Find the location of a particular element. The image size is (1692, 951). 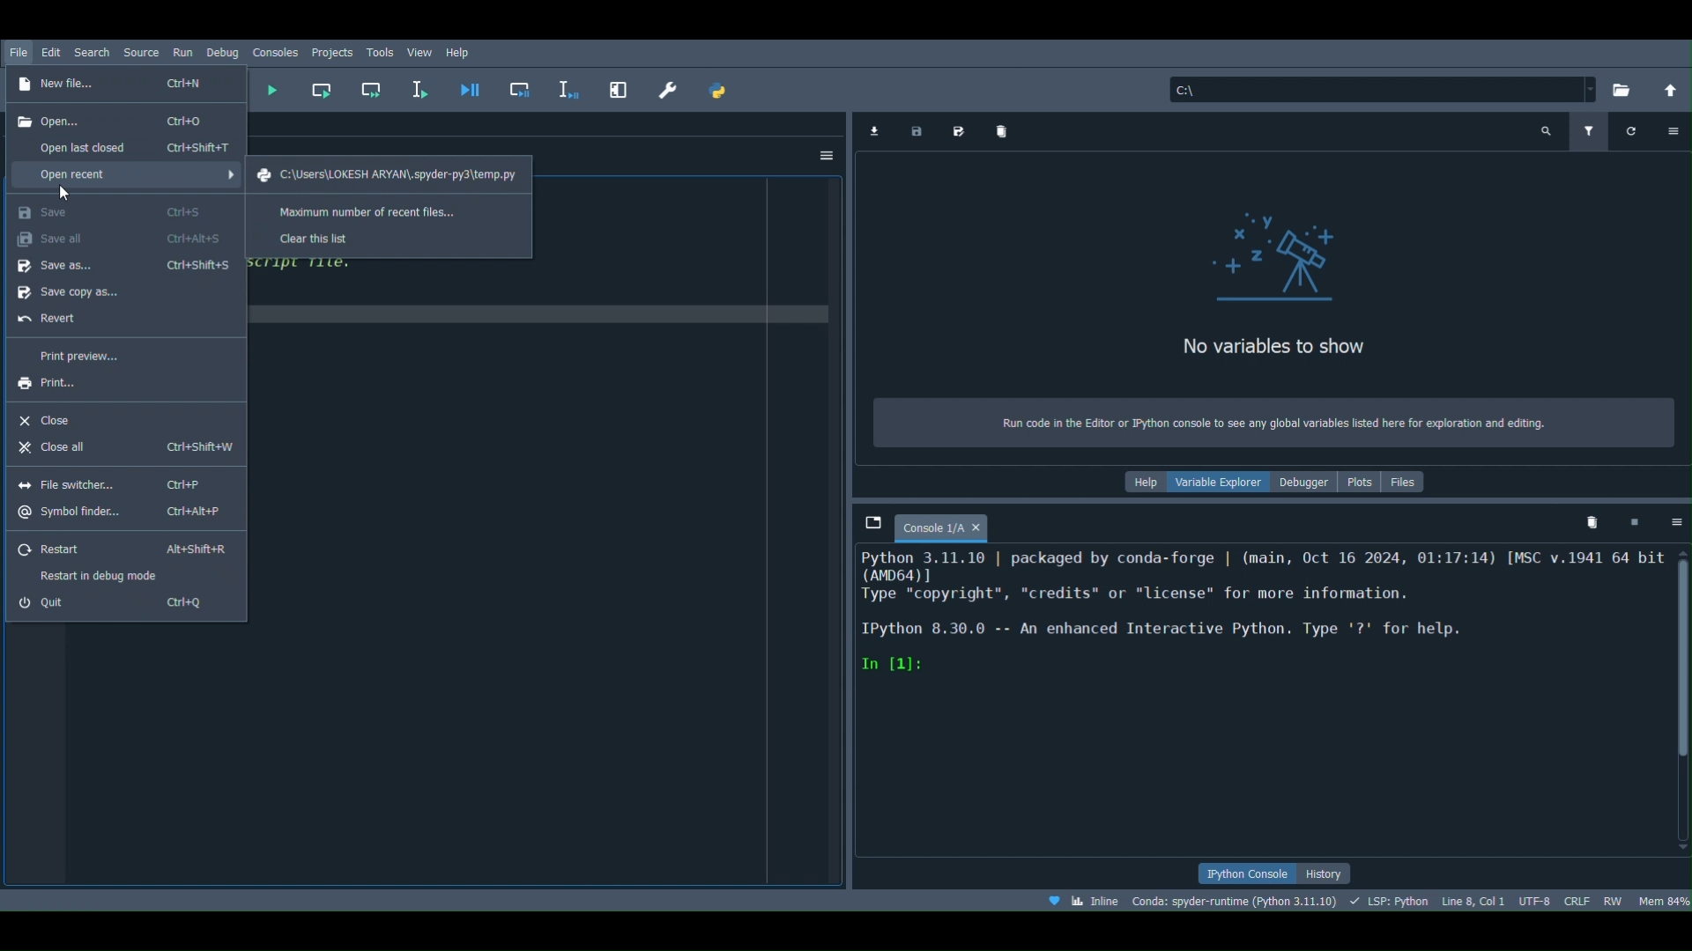

Help is located at coordinates (466, 49).